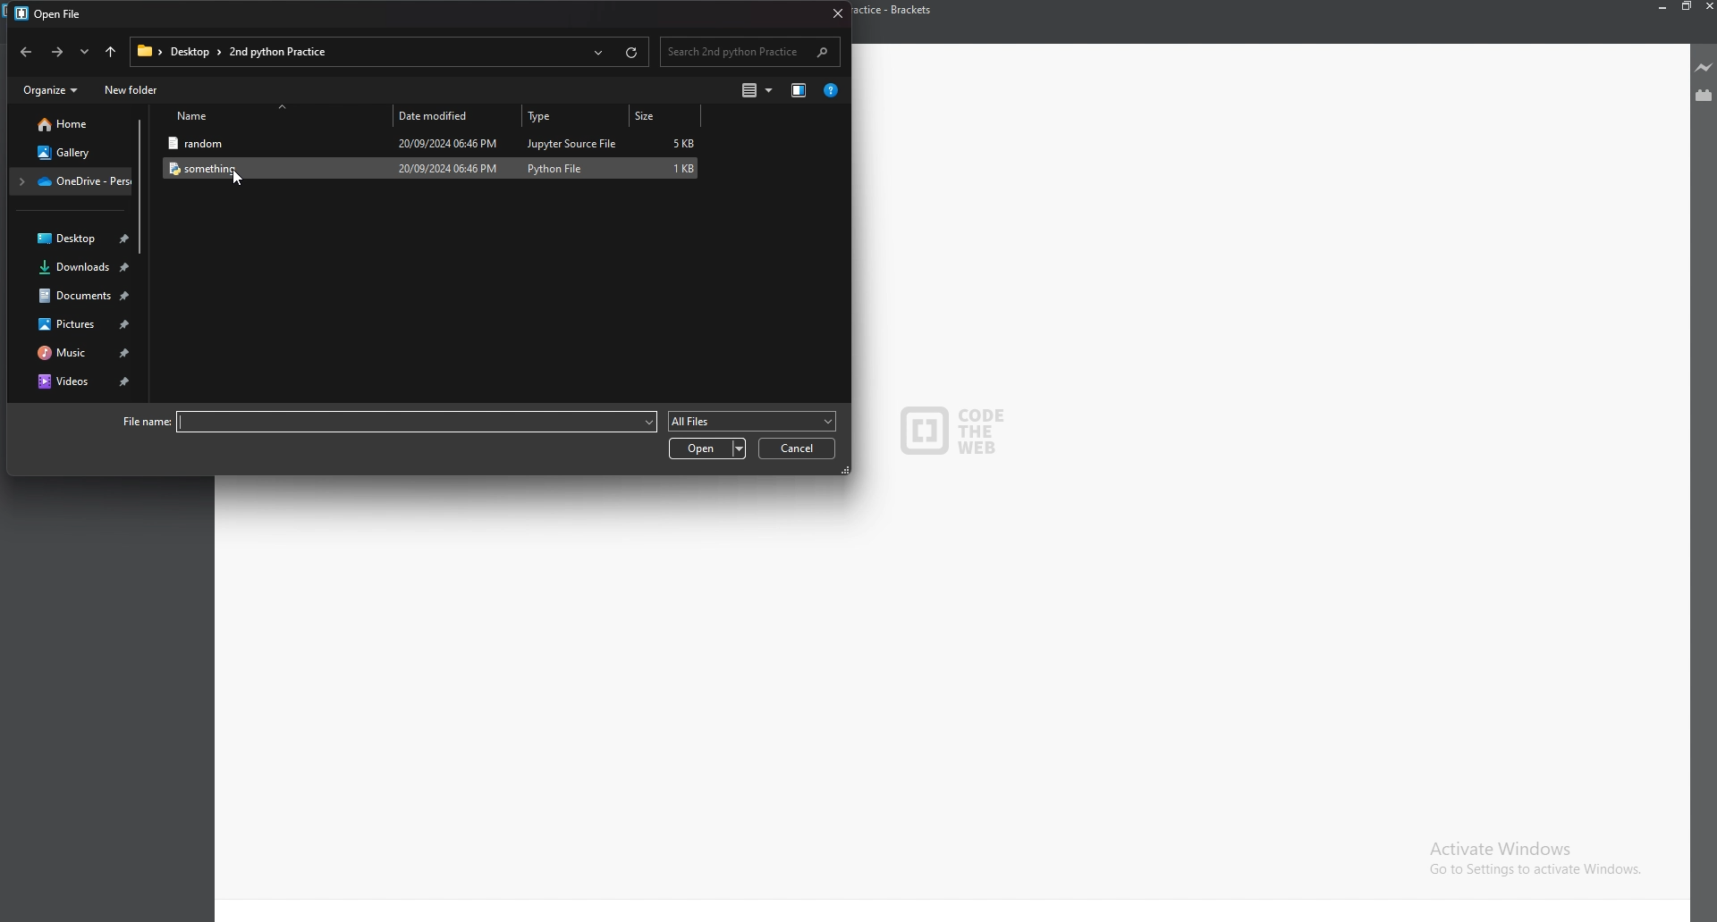 The image size is (1717, 922). I want to click on 5 KB, so click(683, 143).